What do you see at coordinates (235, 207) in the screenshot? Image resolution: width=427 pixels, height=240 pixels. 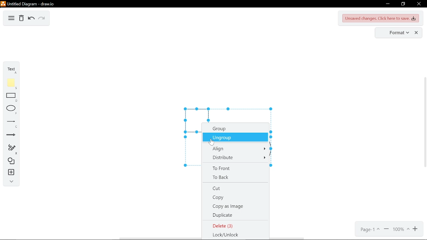 I see `copy as image` at bounding box center [235, 207].